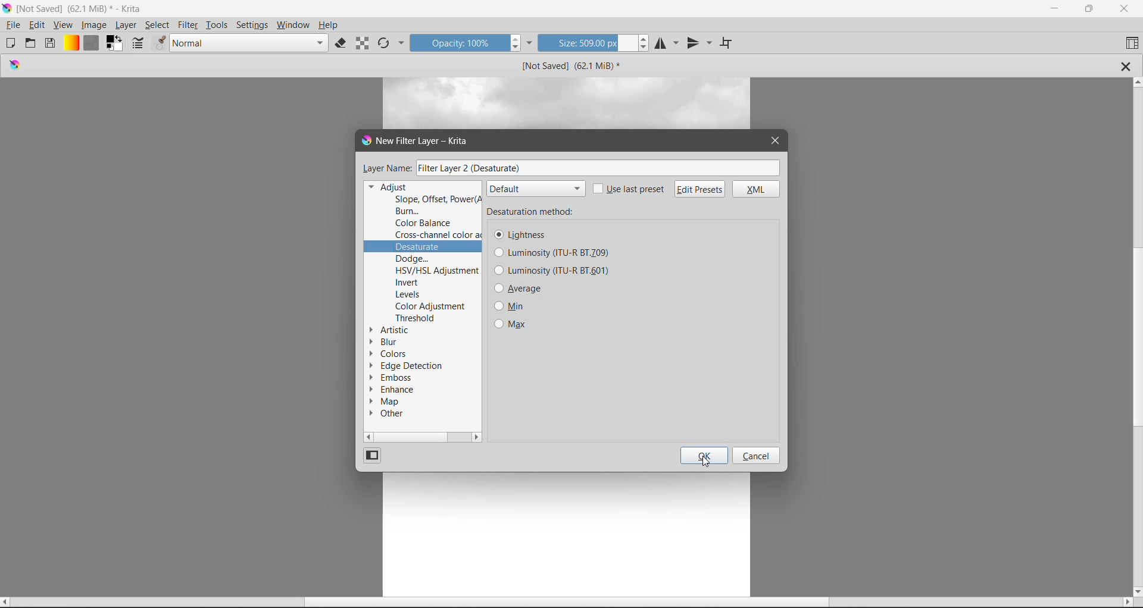  What do you see at coordinates (555, 253) in the screenshot?
I see `Luminosity (ITU-R BT_709)` at bounding box center [555, 253].